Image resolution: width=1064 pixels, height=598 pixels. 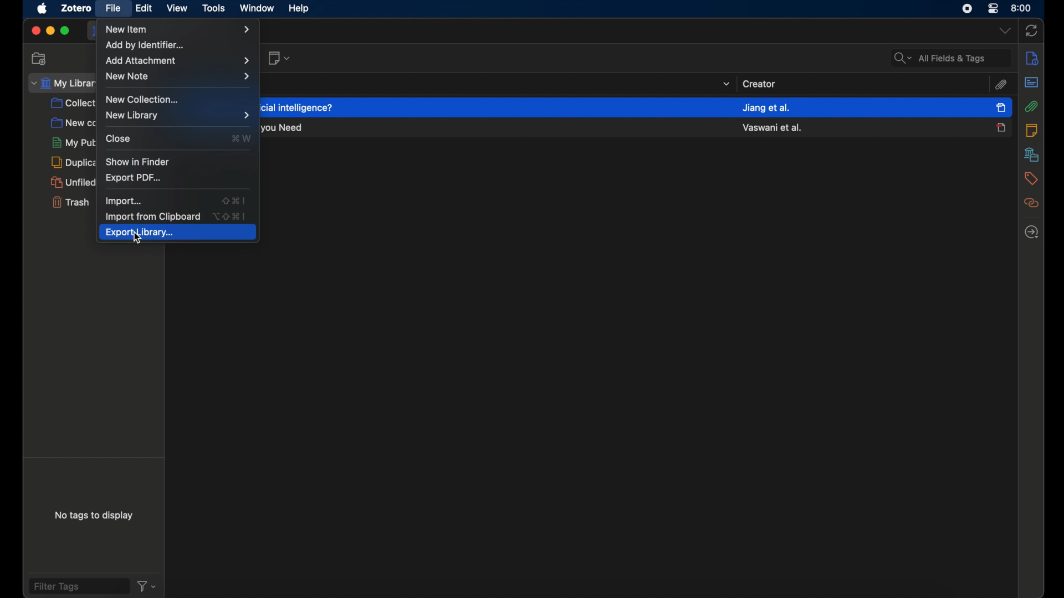 What do you see at coordinates (177, 76) in the screenshot?
I see `new note menu` at bounding box center [177, 76].